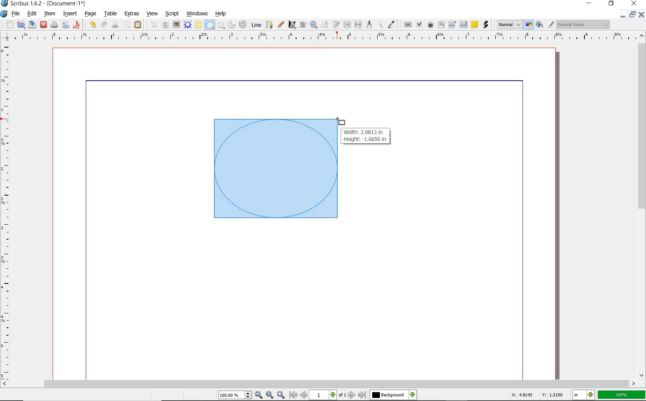 The image size is (646, 401). I want to click on CLOSE, so click(633, 3).